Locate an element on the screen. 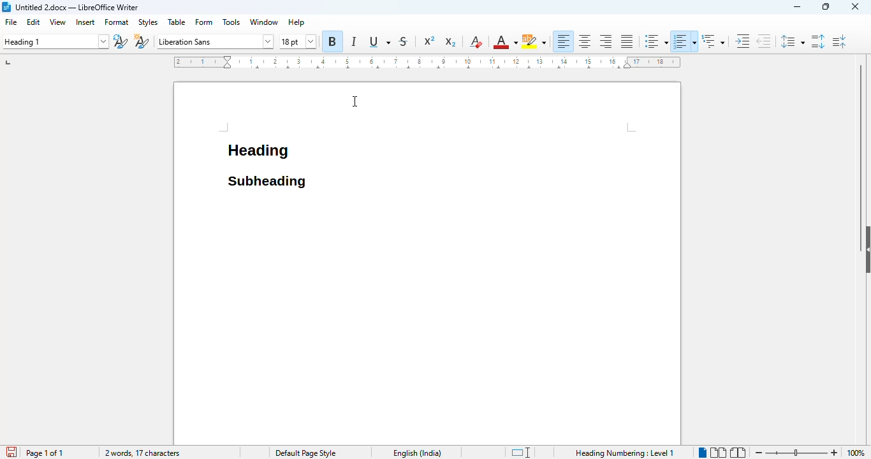 This screenshot has height=459, width=871. ruler is located at coordinates (426, 62).